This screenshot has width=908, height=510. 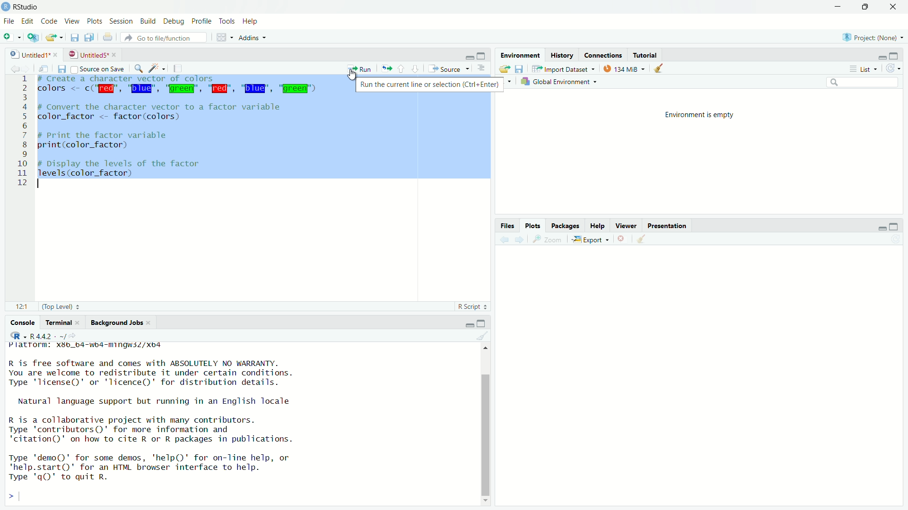 What do you see at coordinates (448, 69) in the screenshot?
I see `source` at bounding box center [448, 69].